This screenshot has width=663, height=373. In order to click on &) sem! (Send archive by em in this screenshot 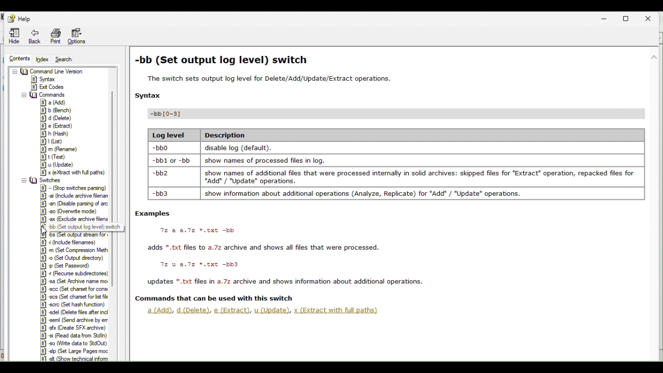, I will do `click(75, 321)`.